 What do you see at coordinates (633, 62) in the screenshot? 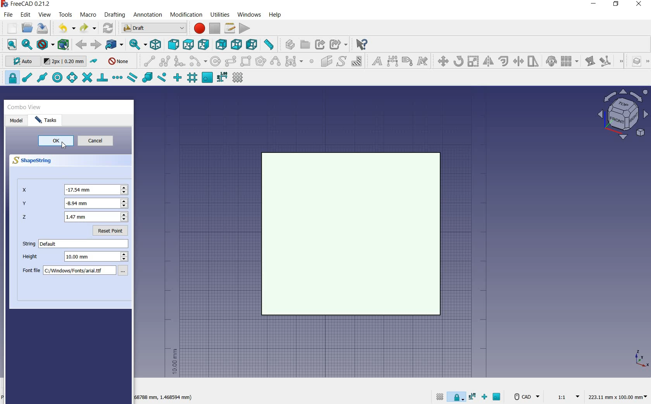
I see `manage layers` at bounding box center [633, 62].